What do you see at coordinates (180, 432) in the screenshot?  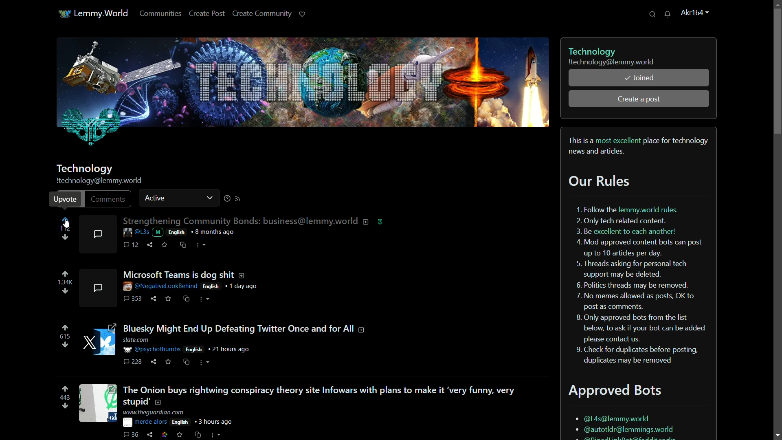 I see `save` at bounding box center [180, 432].